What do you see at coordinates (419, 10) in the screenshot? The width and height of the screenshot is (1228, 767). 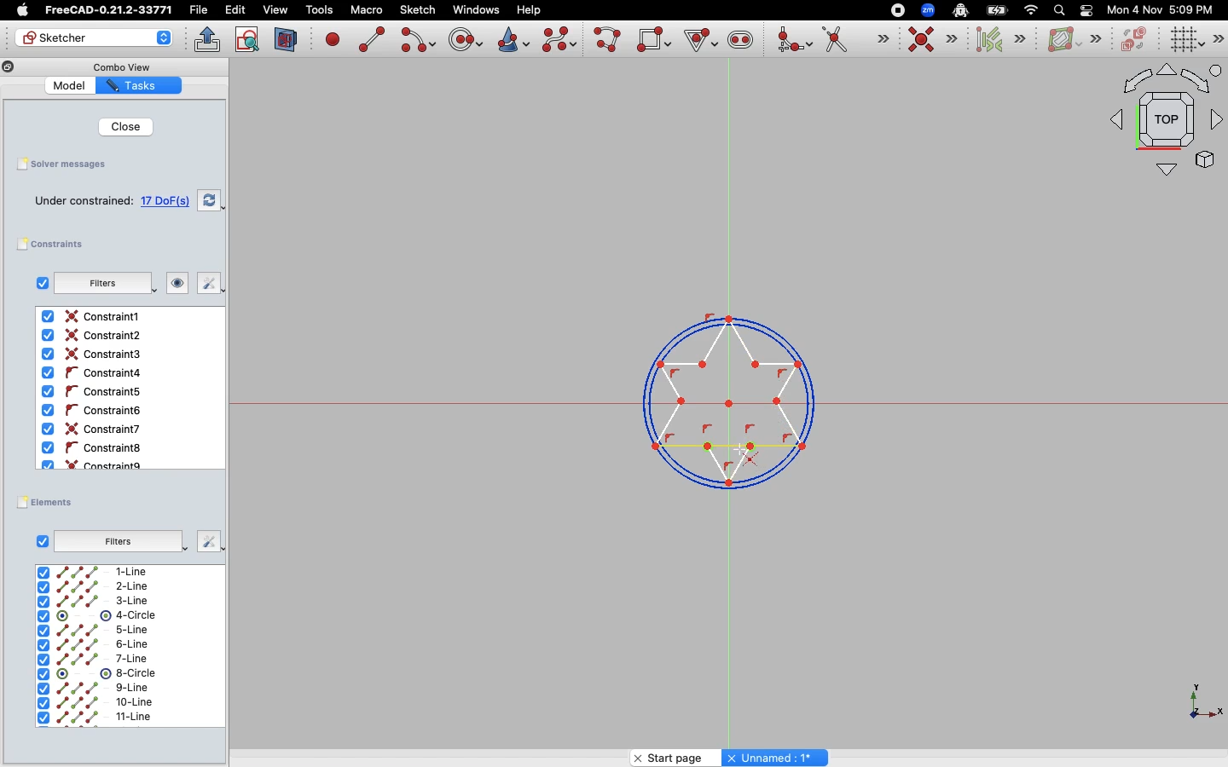 I see `Sketch` at bounding box center [419, 10].